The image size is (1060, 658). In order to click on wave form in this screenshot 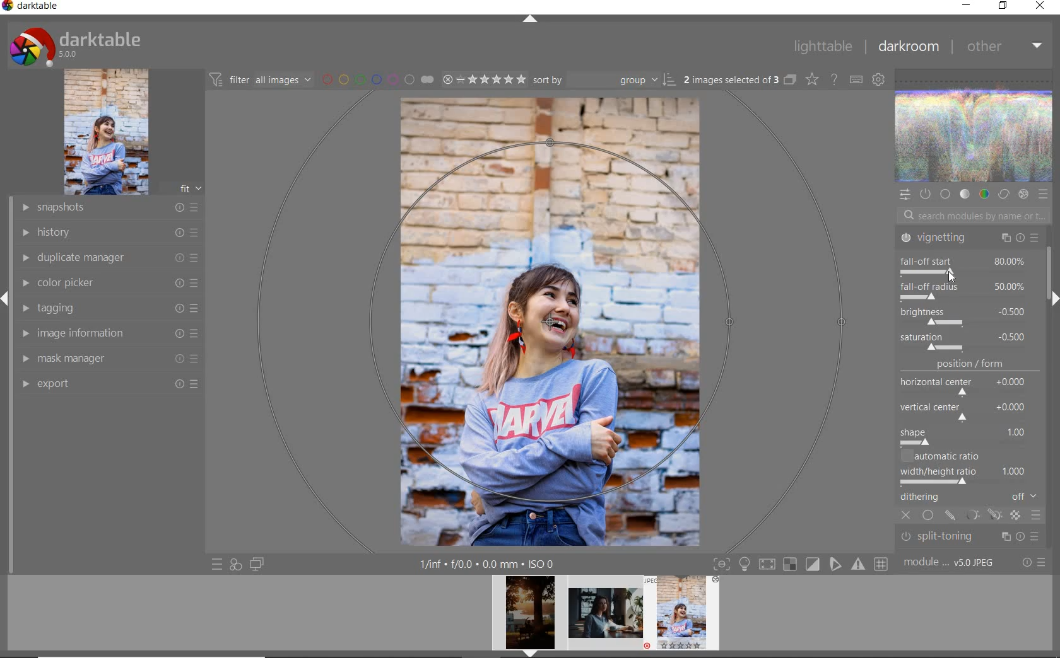, I will do `click(975, 127)`.